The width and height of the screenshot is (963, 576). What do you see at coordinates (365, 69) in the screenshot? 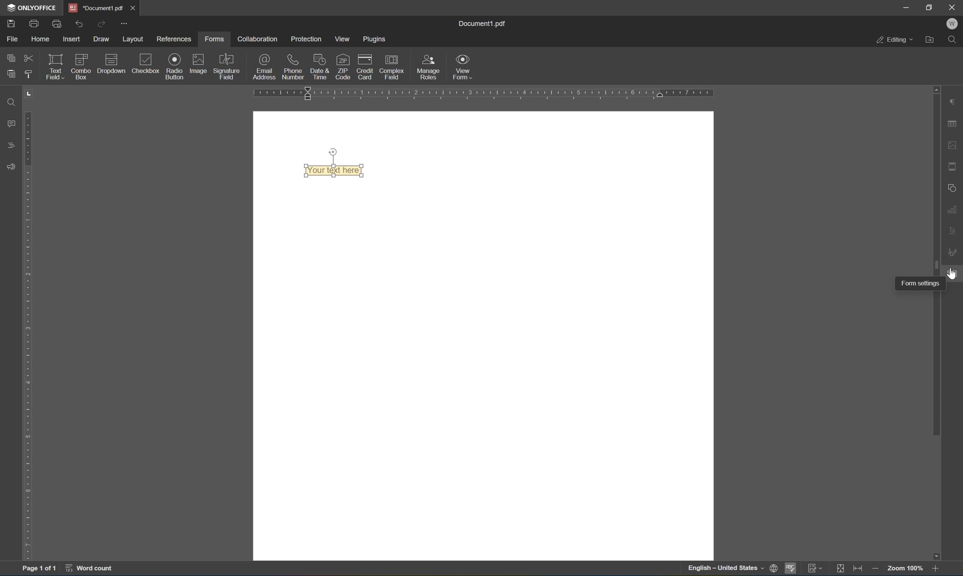
I see `credit card` at bounding box center [365, 69].